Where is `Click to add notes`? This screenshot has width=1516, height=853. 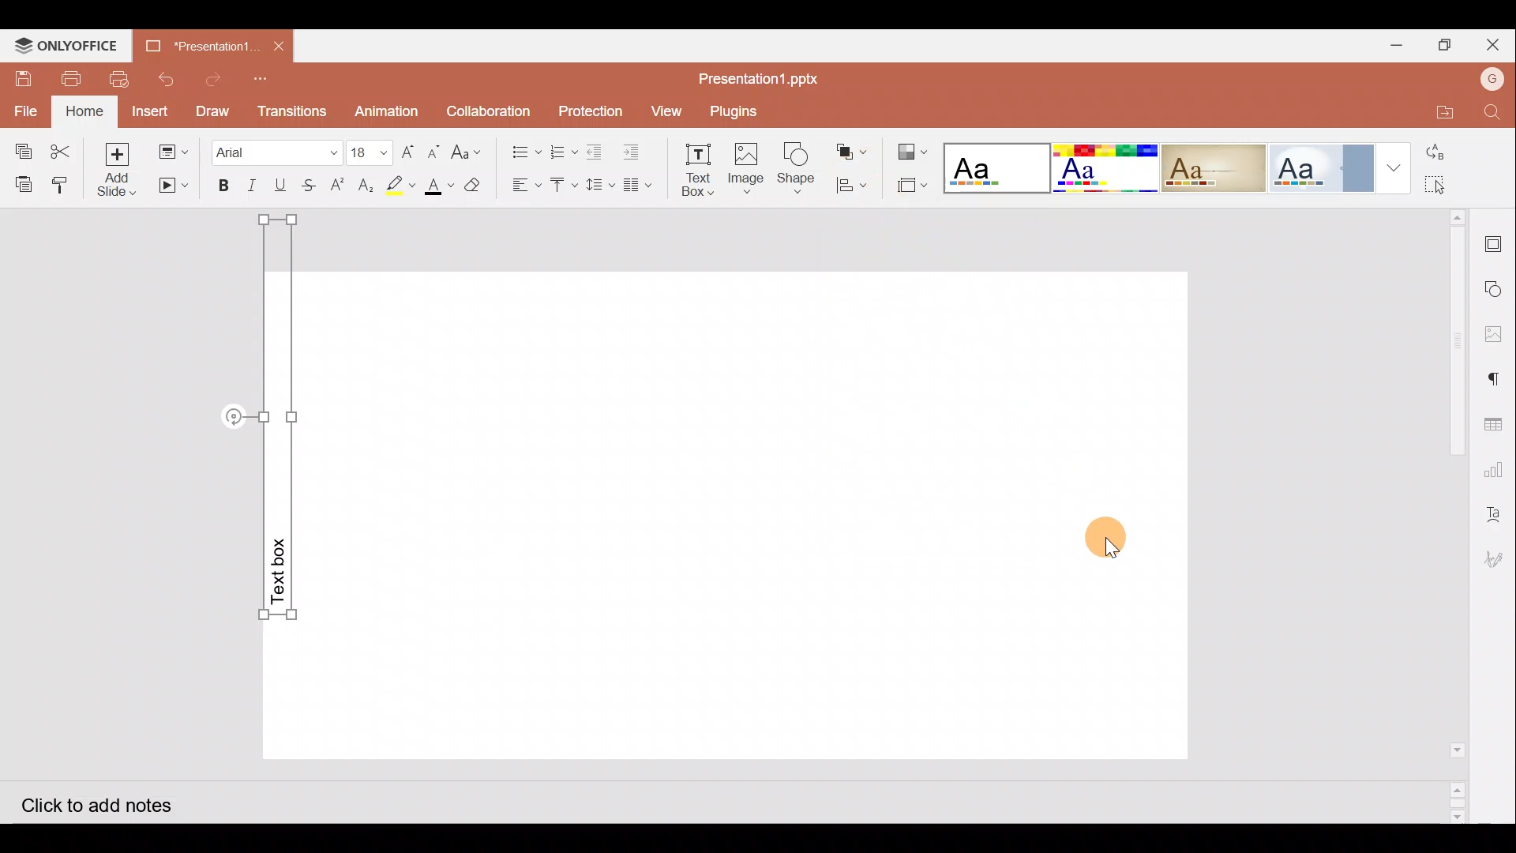 Click to add notes is located at coordinates (110, 802).